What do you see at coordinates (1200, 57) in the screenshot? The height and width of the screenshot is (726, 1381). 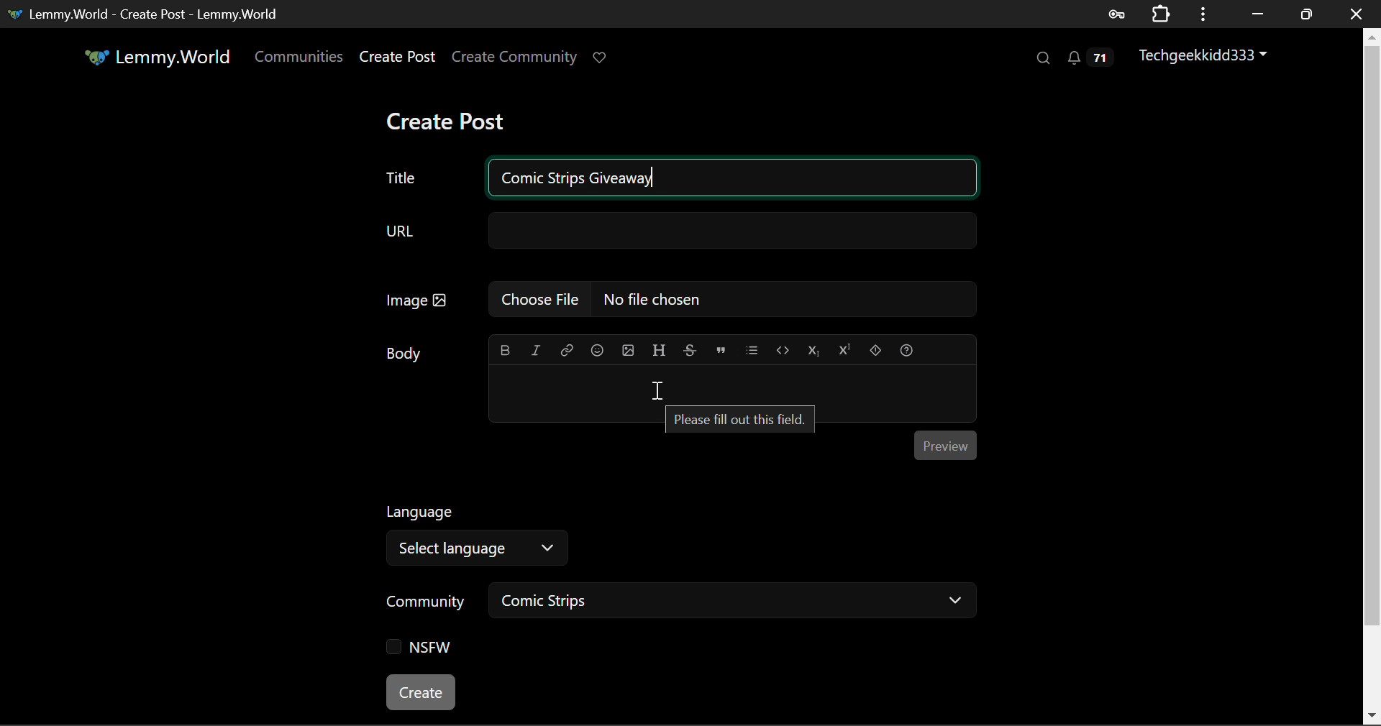 I see `Techgeekkidd333` at bounding box center [1200, 57].